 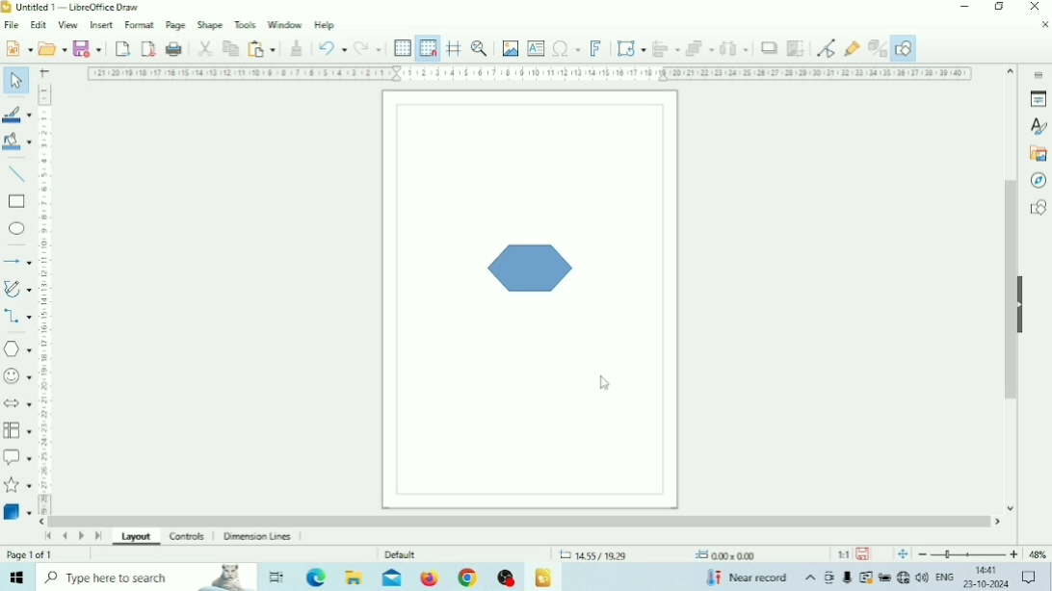 I want to click on Meet Now, so click(x=830, y=578).